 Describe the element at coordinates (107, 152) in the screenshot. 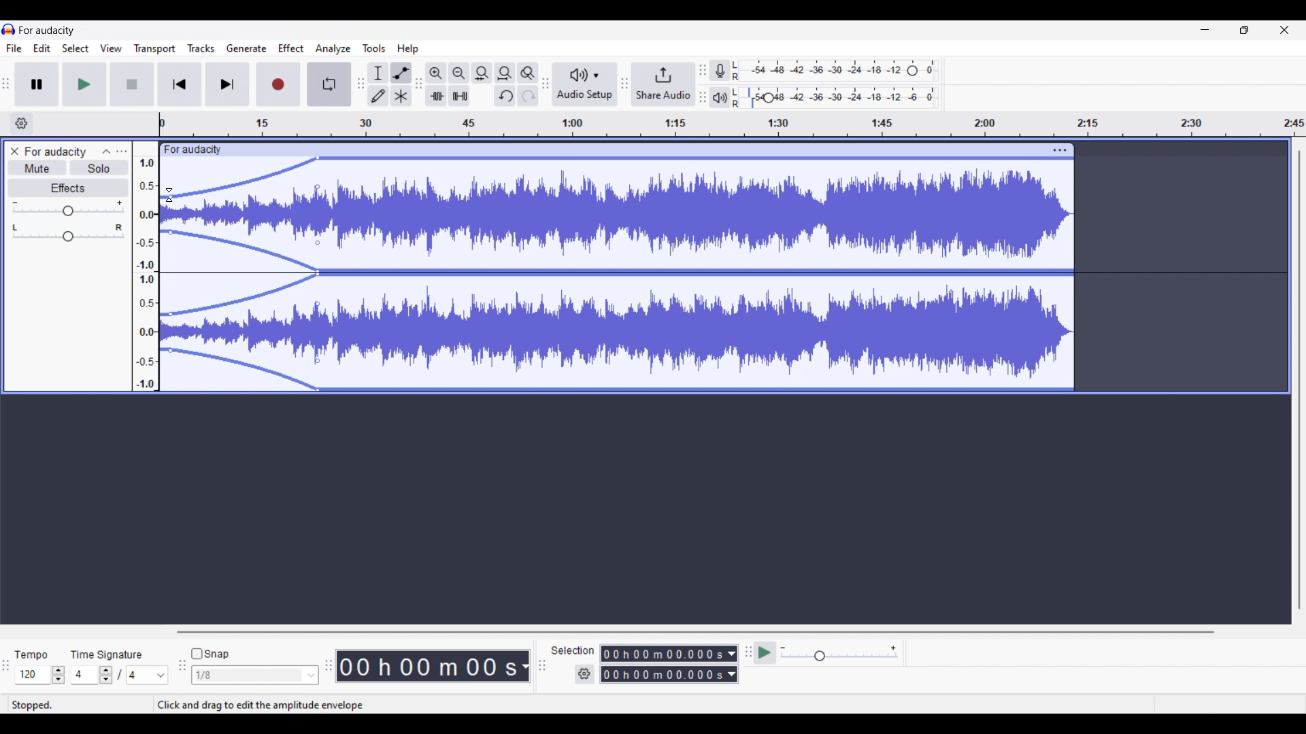

I see `Collapse` at that location.